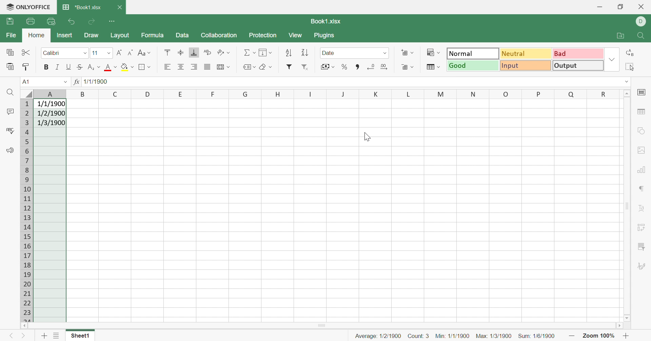 The width and height of the screenshot is (651, 341). I want to click on File, so click(10, 35).